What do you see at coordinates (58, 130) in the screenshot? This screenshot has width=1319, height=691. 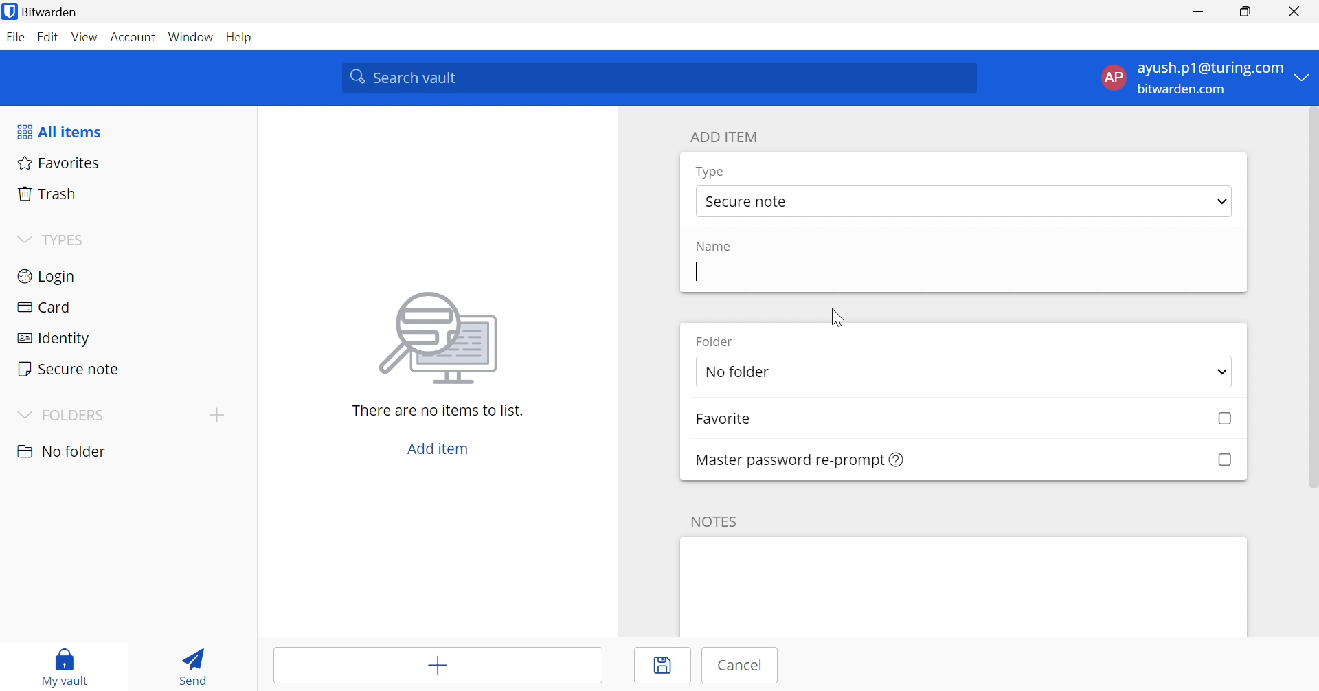 I see `All items` at bounding box center [58, 130].